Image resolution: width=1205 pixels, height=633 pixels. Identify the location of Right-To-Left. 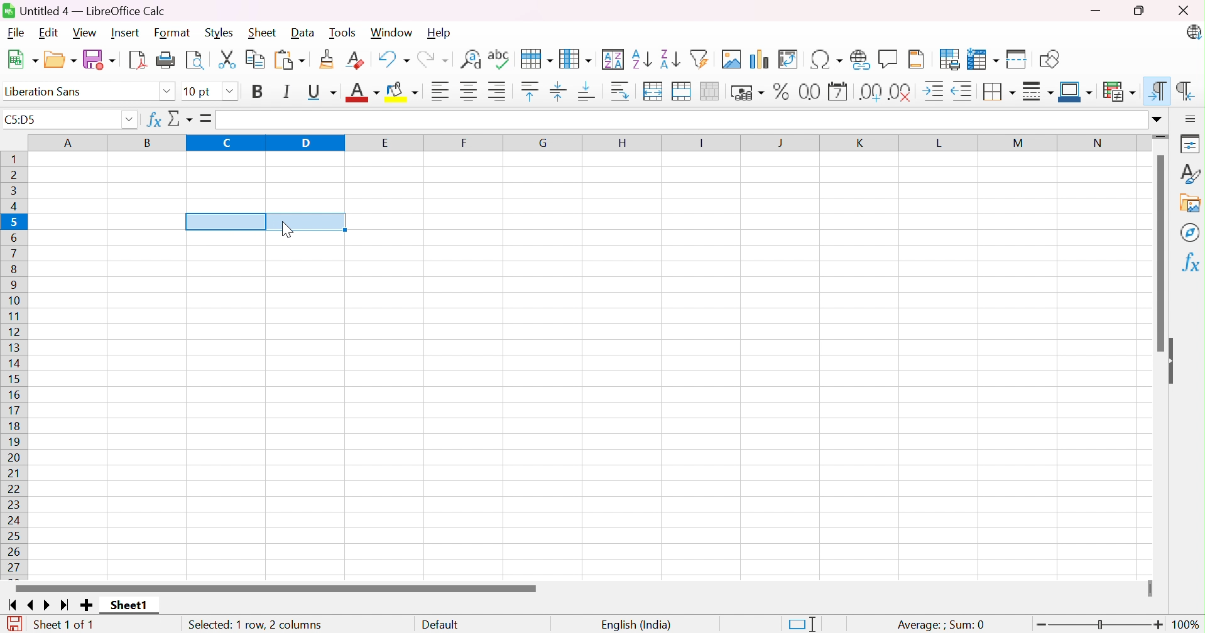
(1185, 89).